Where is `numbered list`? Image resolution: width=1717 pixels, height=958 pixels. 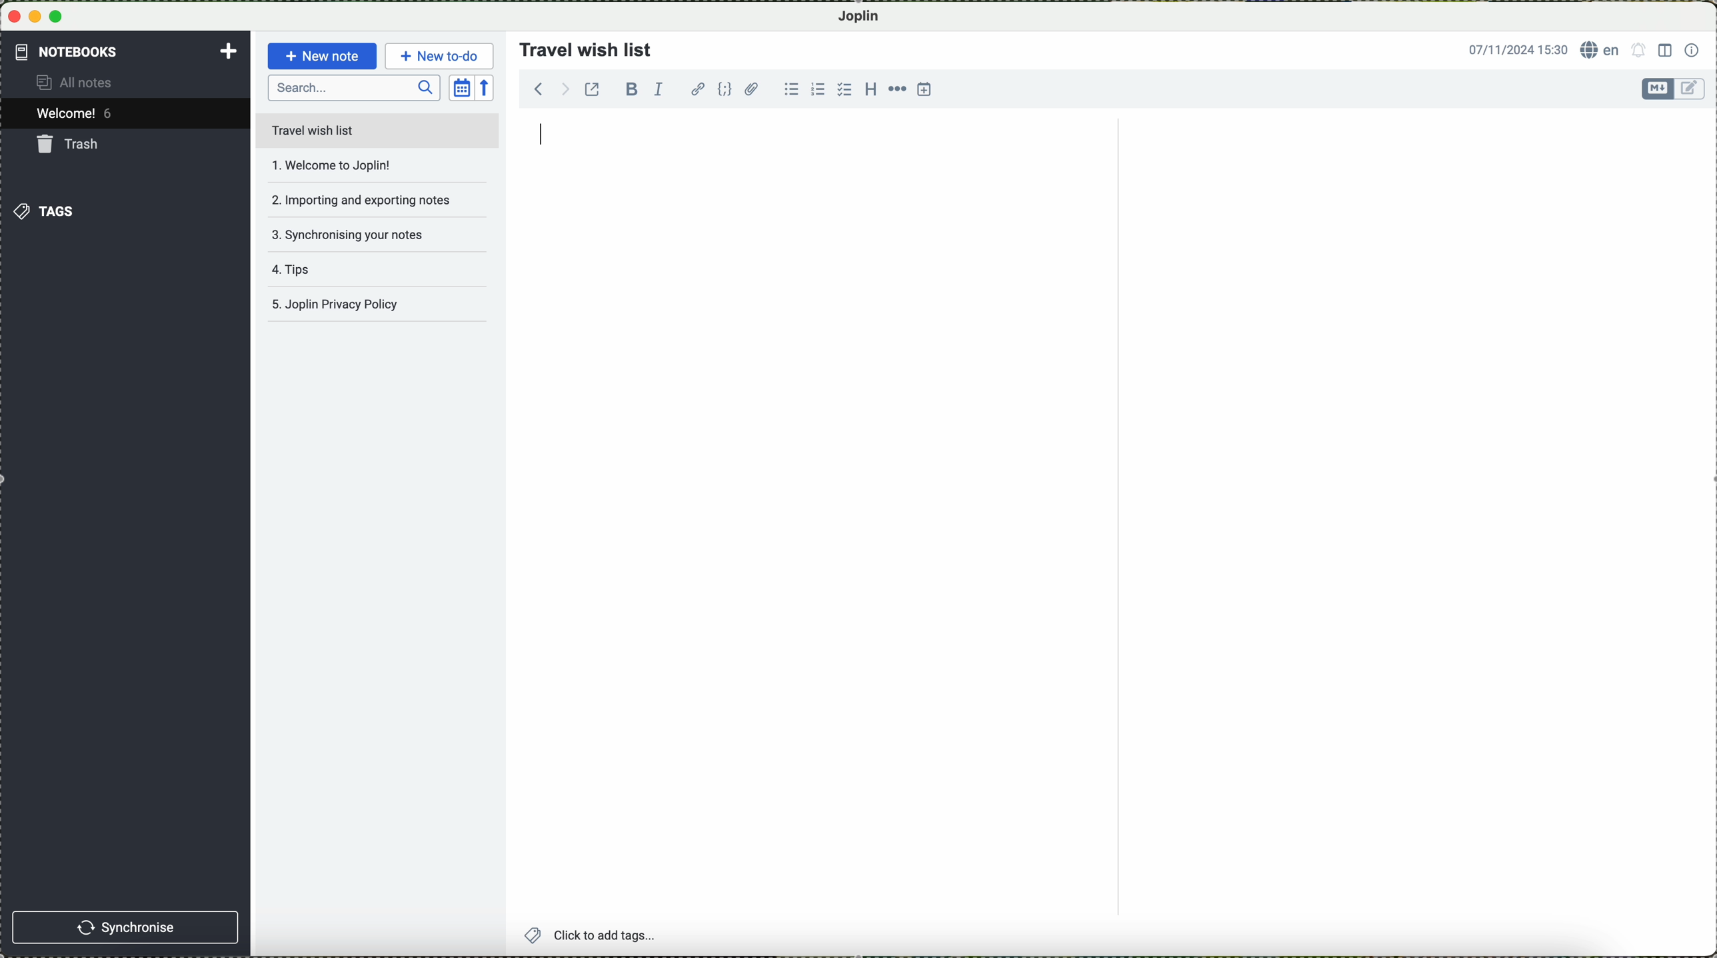
numbered list is located at coordinates (817, 89).